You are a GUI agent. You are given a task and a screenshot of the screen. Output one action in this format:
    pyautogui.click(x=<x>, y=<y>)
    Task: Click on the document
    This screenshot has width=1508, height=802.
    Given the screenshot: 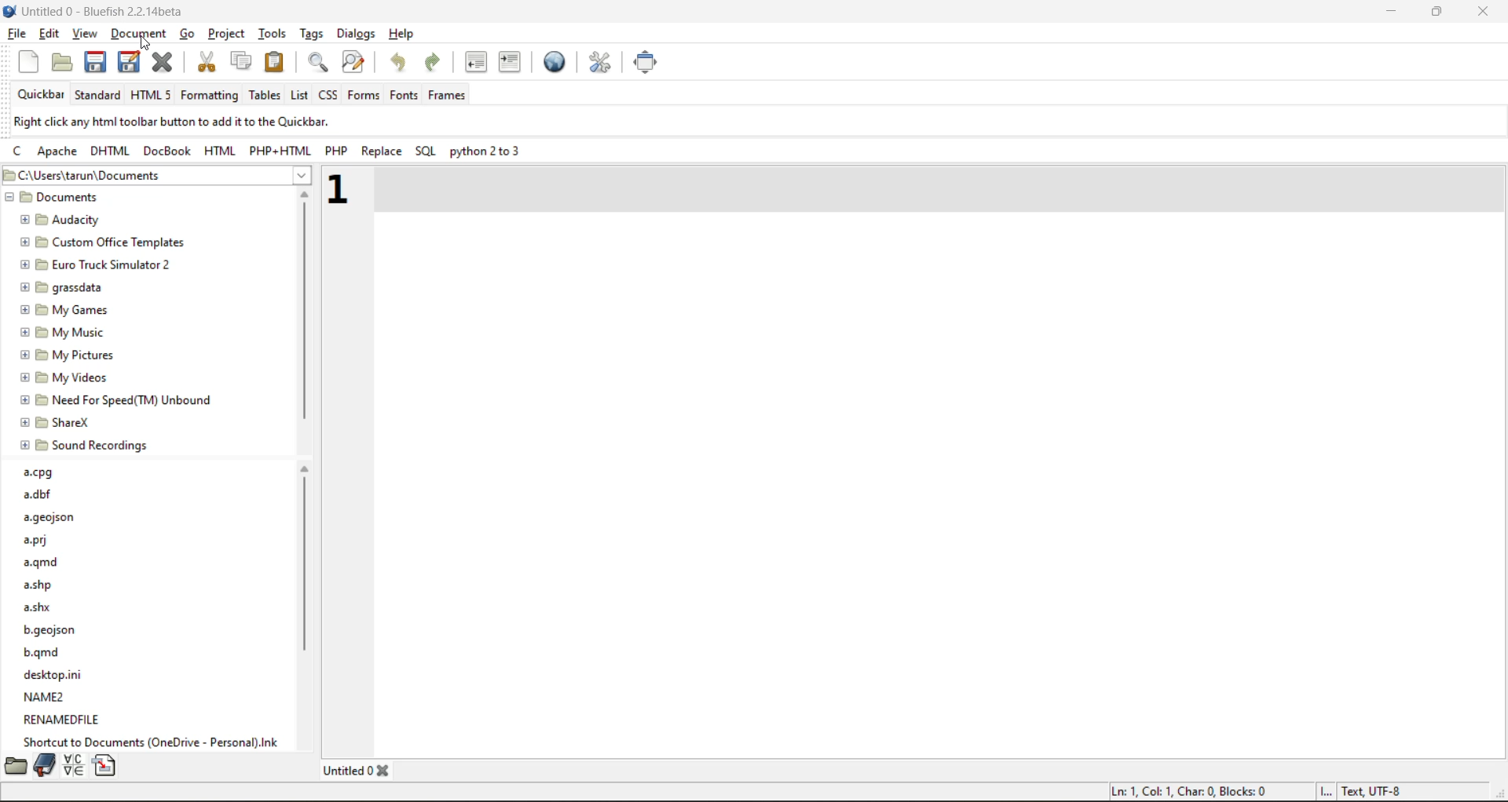 What is the action you would take?
    pyautogui.click(x=139, y=31)
    